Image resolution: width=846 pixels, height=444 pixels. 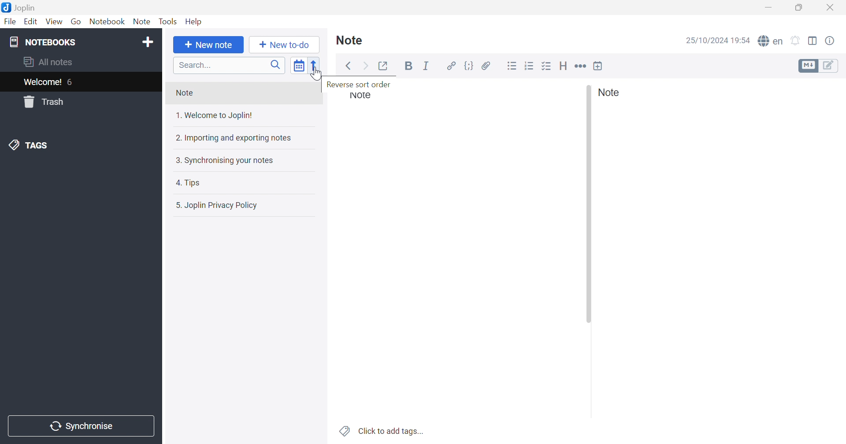 I want to click on 4. Tips, so click(x=190, y=182).